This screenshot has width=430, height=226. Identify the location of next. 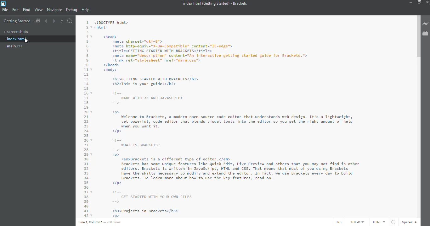
(54, 20).